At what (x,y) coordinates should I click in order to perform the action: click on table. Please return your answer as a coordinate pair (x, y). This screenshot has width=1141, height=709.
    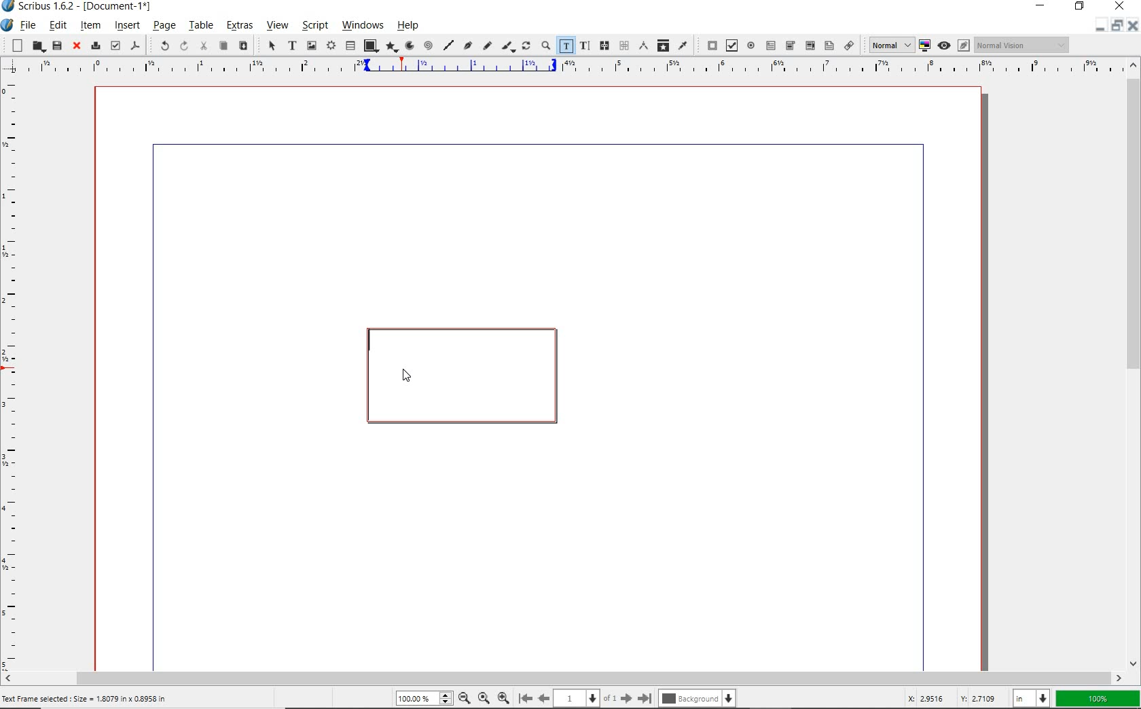
    Looking at the image, I should click on (201, 26).